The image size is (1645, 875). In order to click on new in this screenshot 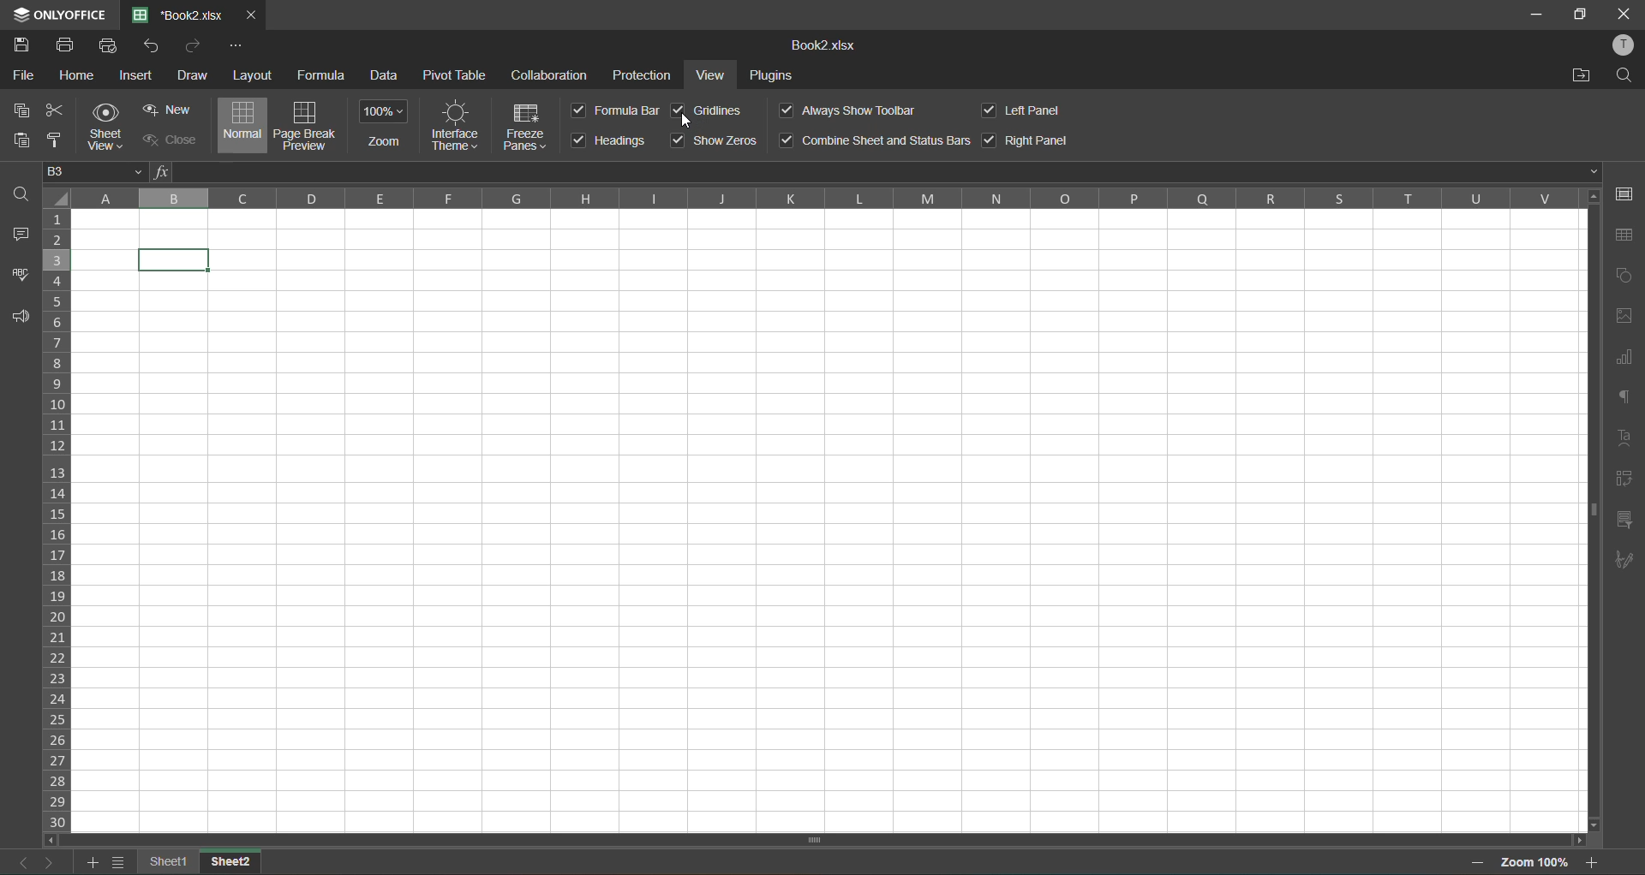, I will do `click(170, 110)`.